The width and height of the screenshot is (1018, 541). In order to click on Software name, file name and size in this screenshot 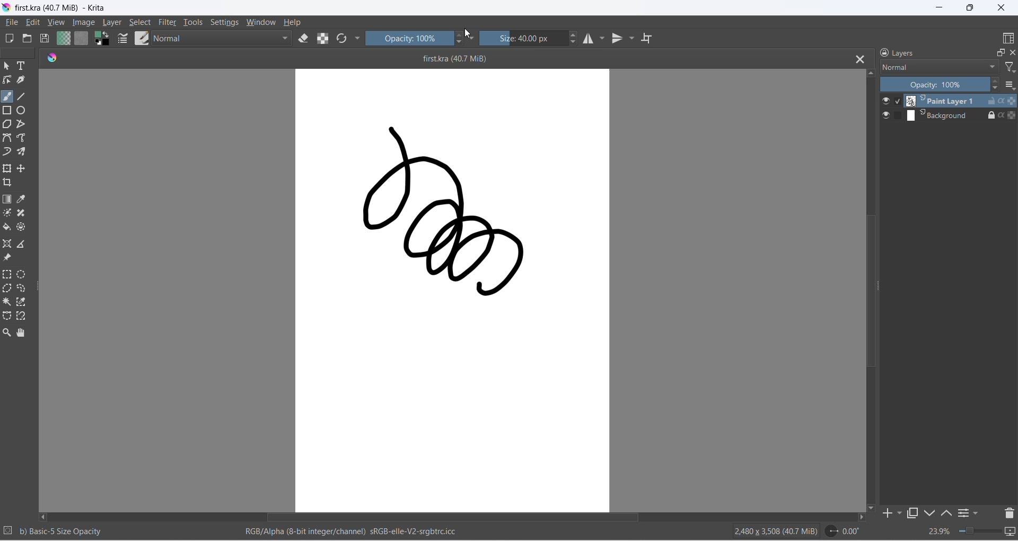, I will do `click(68, 8)`.